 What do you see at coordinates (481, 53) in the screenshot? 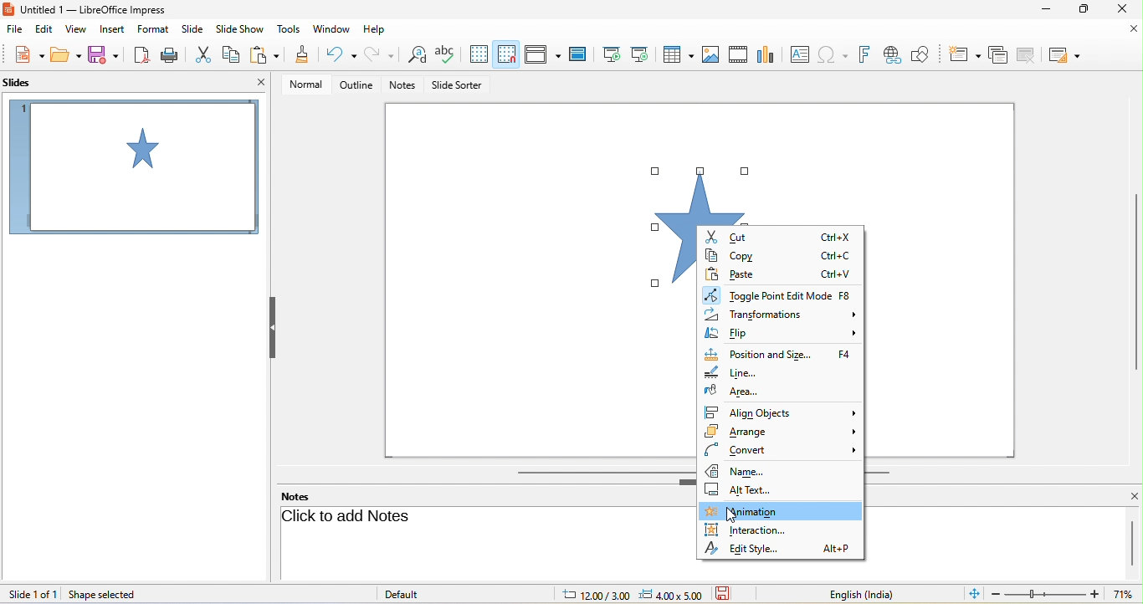
I see `display to grid` at bounding box center [481, 53].